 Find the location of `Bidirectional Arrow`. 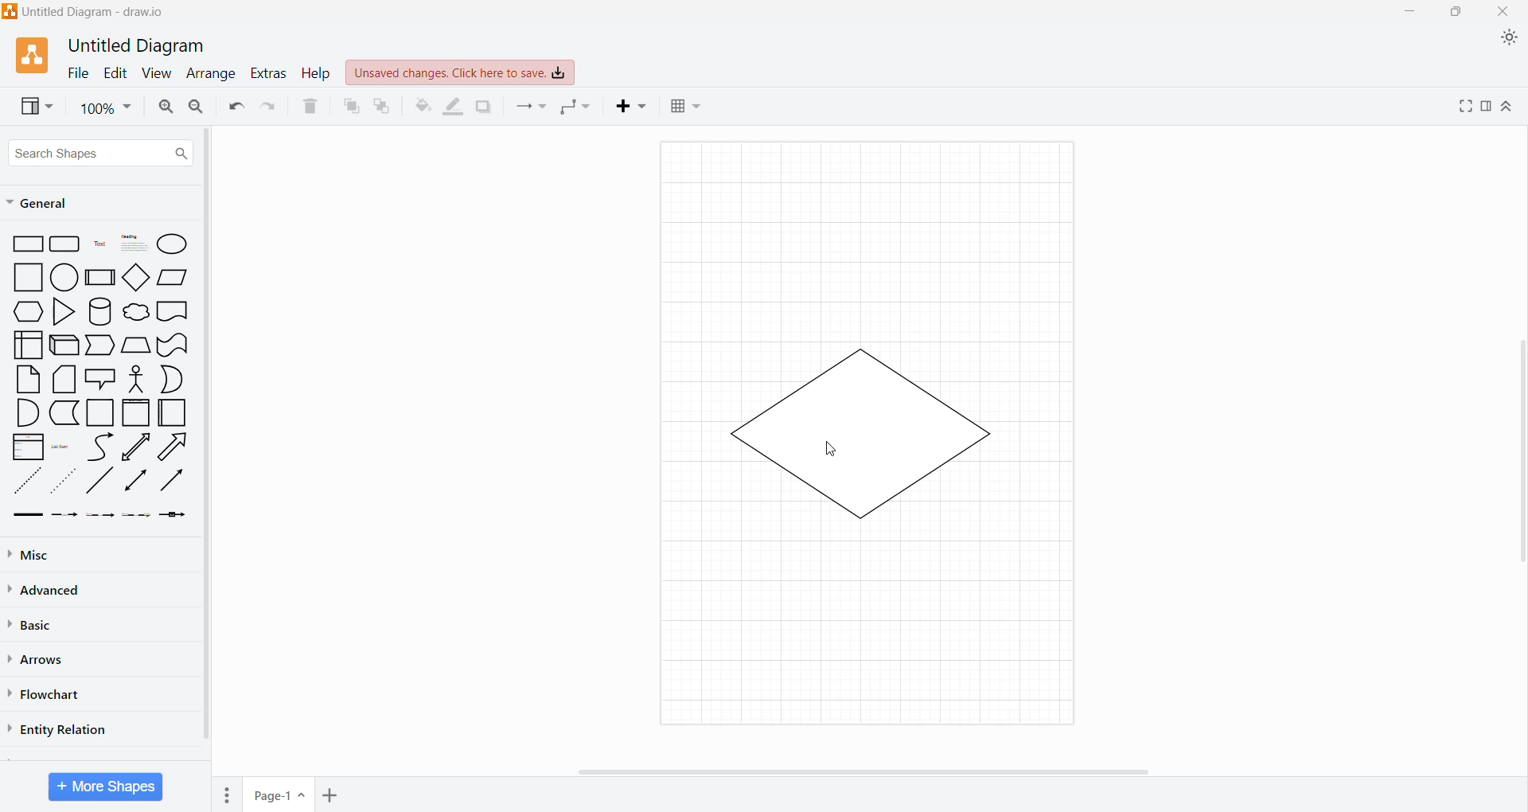

Bidirectional Arrow is located at coordinates (137, 447).